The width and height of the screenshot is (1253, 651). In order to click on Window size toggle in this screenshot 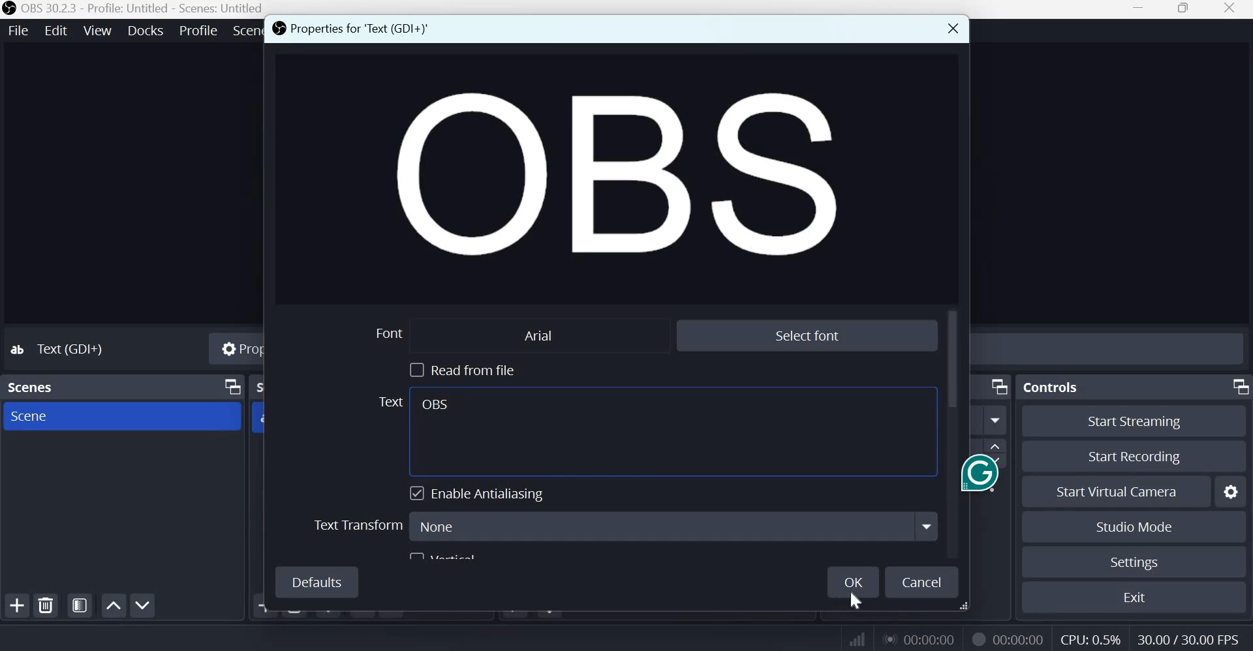, I will do `click(1184, 9)`.